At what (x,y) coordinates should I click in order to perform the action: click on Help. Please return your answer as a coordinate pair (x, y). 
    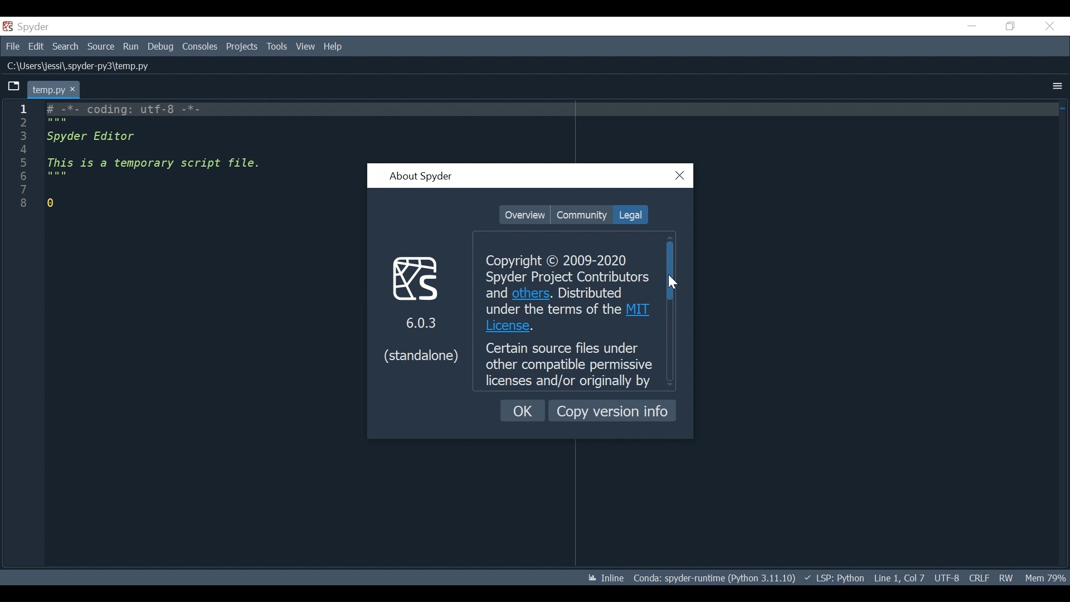
    Looking at the image, I should click on (334, 47).